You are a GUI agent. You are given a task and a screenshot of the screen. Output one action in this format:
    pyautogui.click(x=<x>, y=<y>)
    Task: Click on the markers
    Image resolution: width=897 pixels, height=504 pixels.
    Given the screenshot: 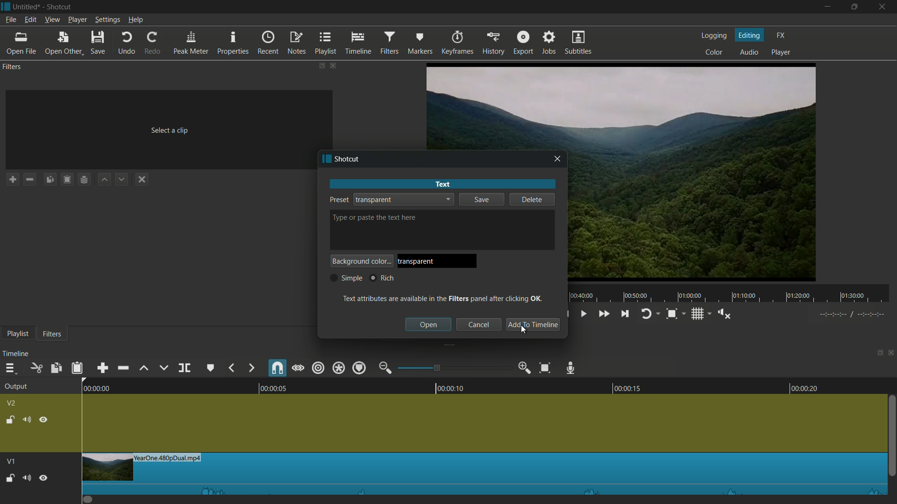 What is the action you would take?
    pyautogui.click(x=419, y=43)
    